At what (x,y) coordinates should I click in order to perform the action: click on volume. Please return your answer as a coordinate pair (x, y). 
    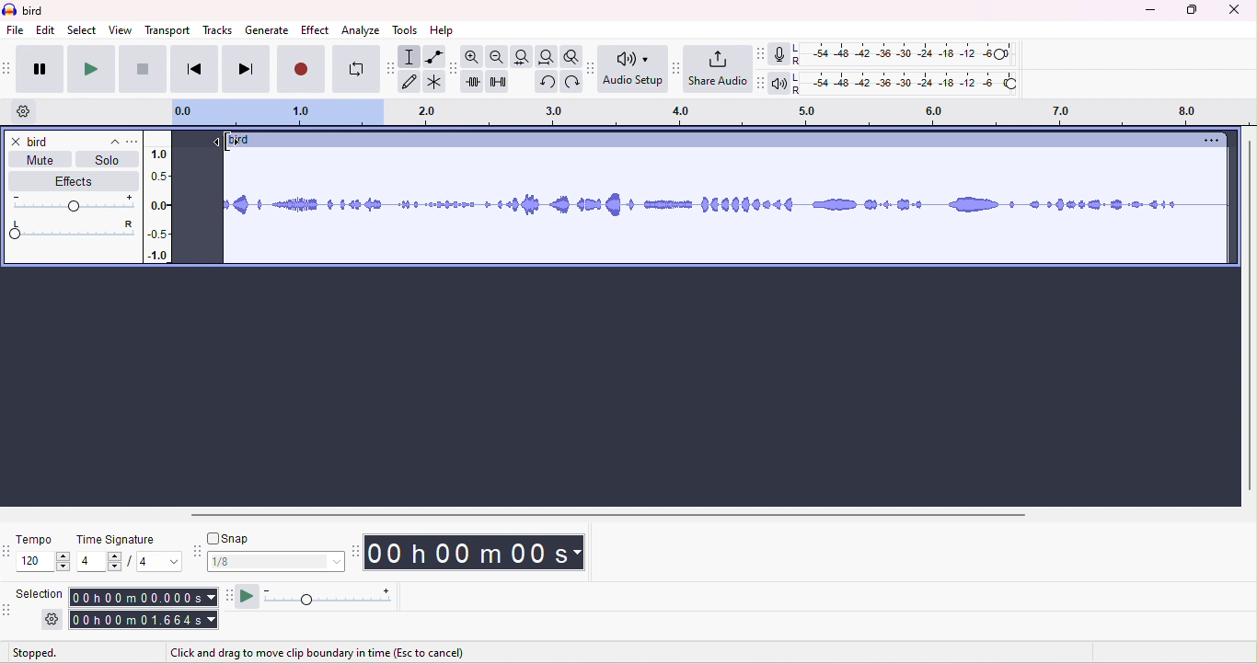
    Looking at the image, I should click on (73, 203).